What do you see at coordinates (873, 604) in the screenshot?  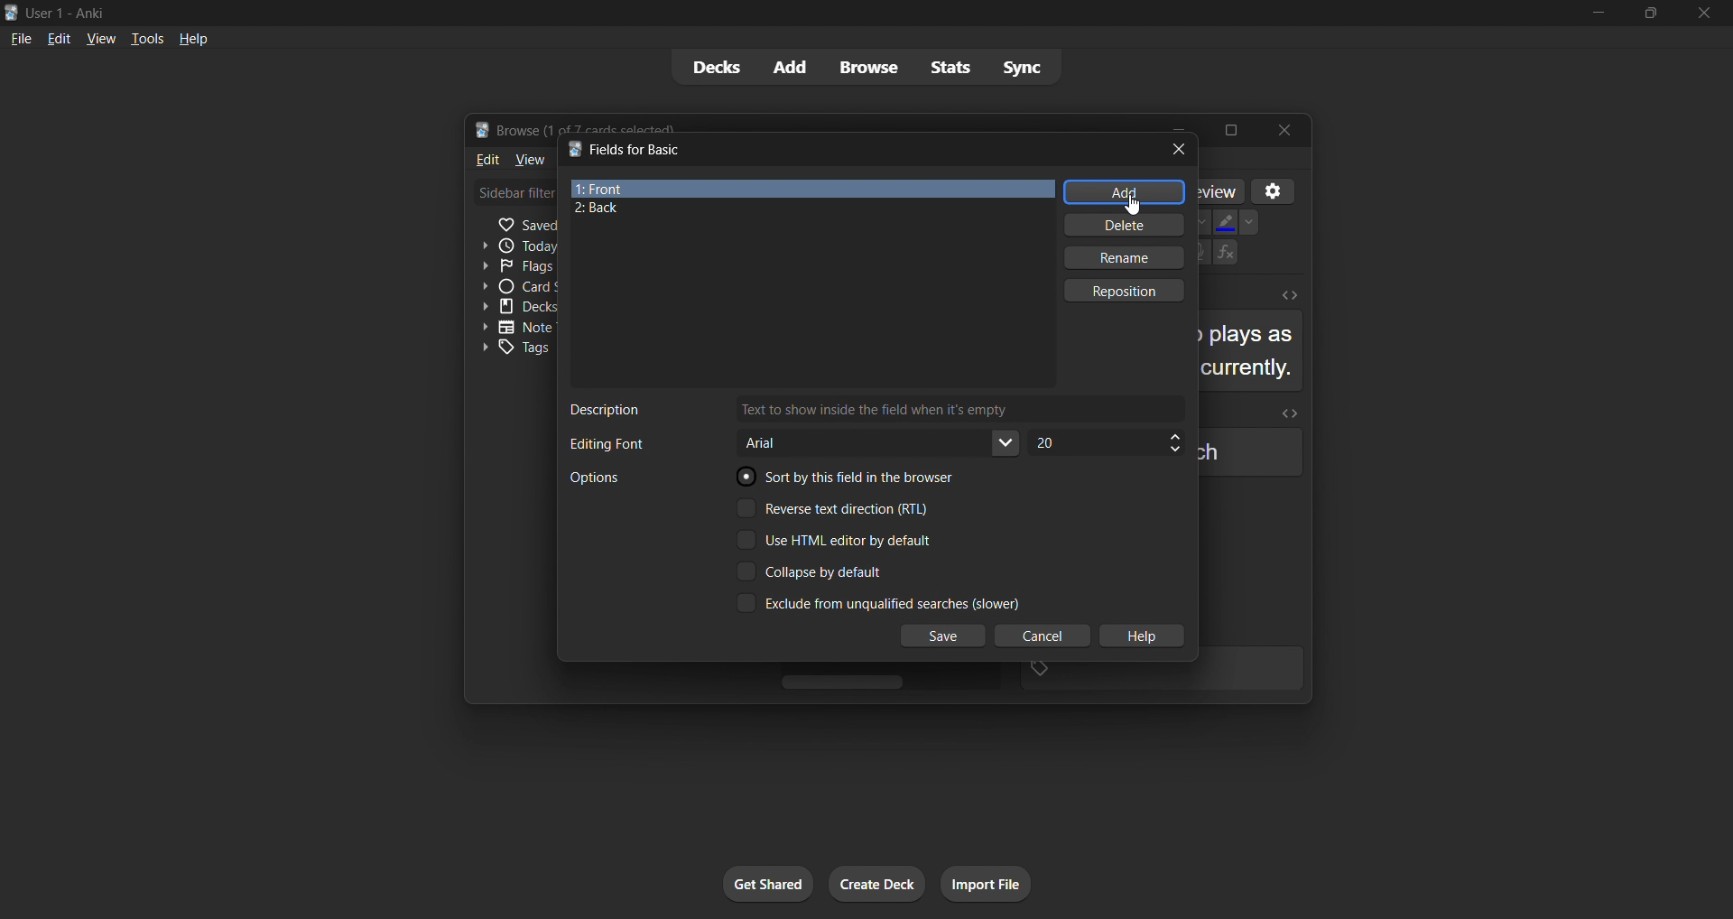 I see `Exclude from unqualified searches(slower)` at bounding box center [873, 604].